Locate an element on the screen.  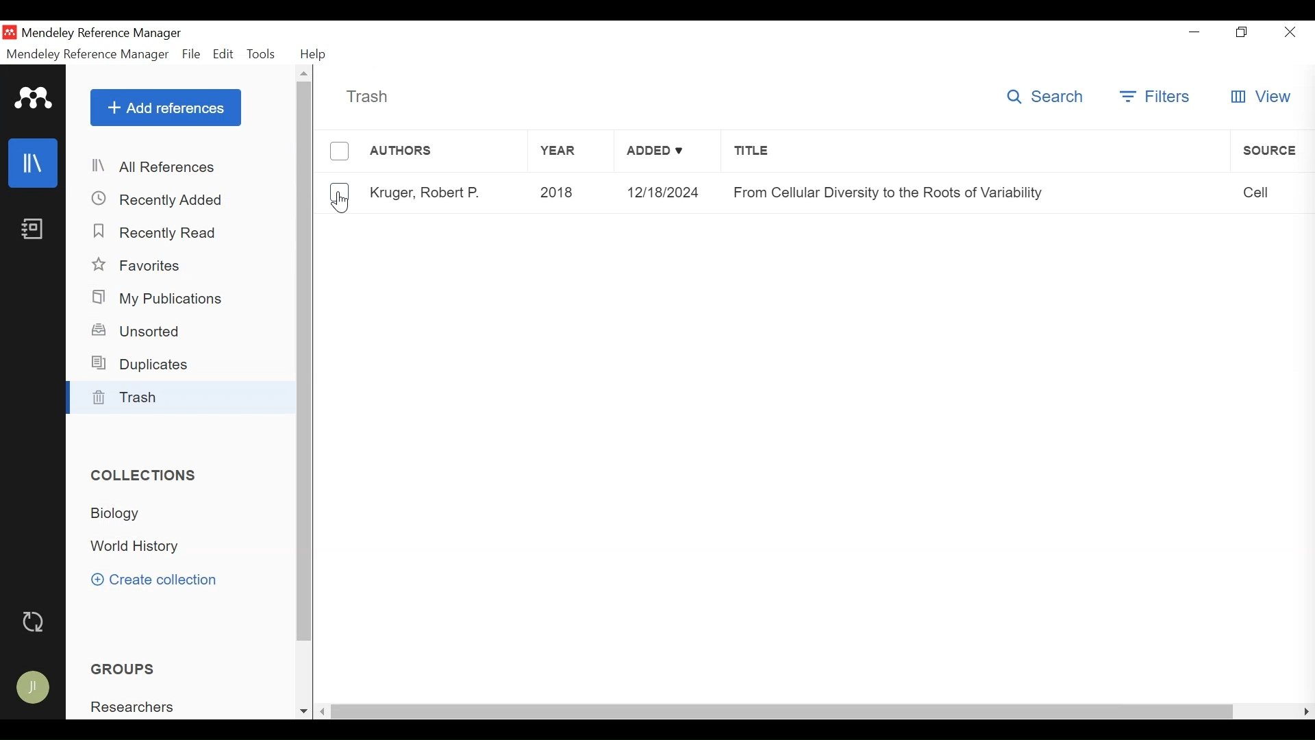
Search is located at coordinates (1046, 97).